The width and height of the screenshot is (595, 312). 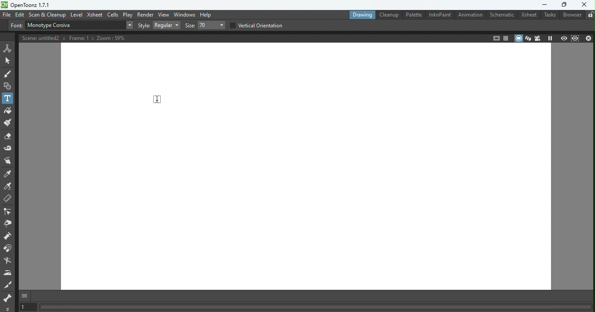 I want to click on Cursor, so click(x=156, y=100).